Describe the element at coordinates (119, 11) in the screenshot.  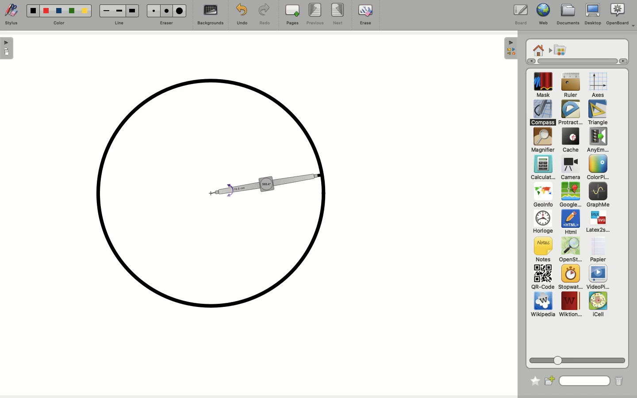
I see `line2` at that location.